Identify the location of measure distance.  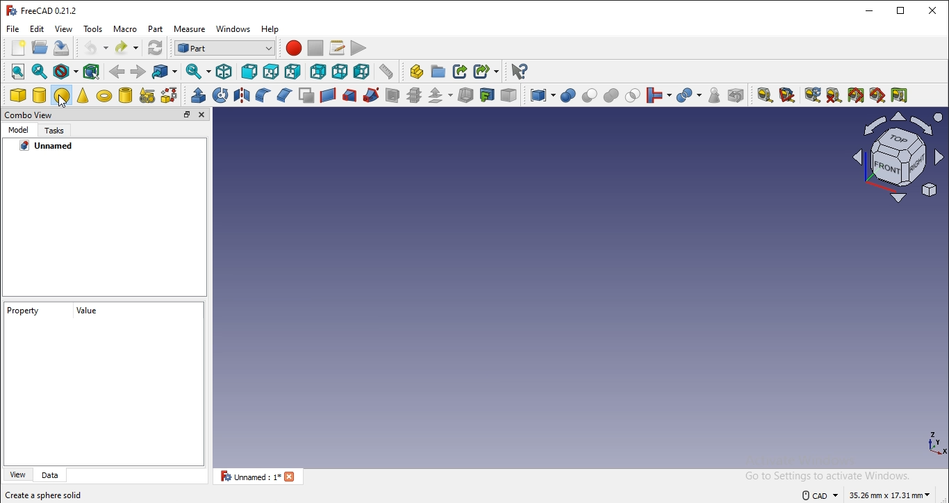
(386, 71).